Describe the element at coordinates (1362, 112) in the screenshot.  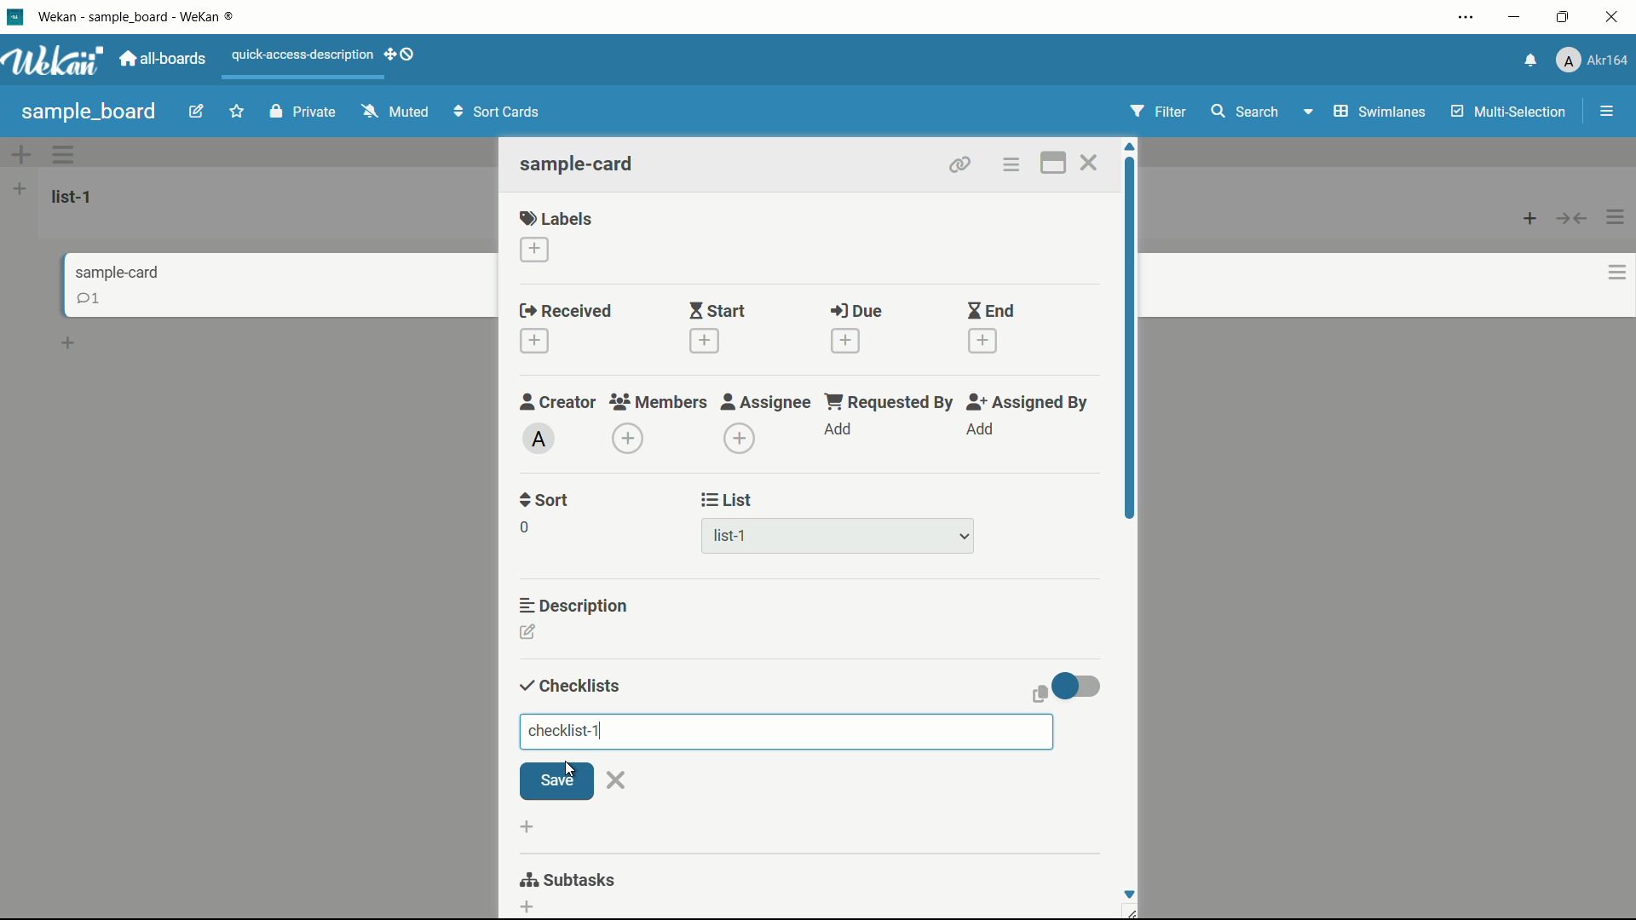
I see ` Swimlanes` at that location.